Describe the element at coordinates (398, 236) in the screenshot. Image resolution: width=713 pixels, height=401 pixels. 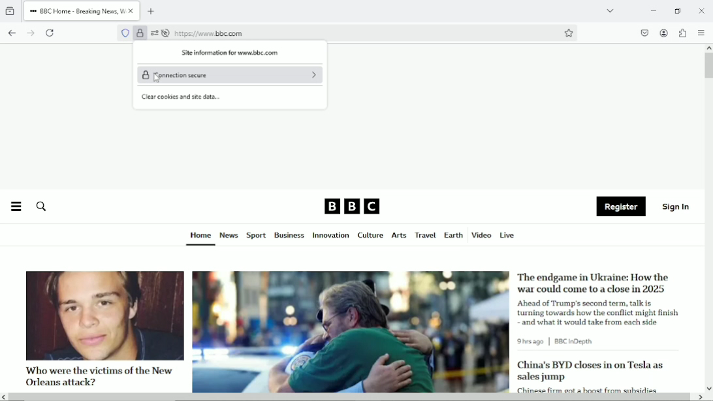
I see `Arts` at that location.